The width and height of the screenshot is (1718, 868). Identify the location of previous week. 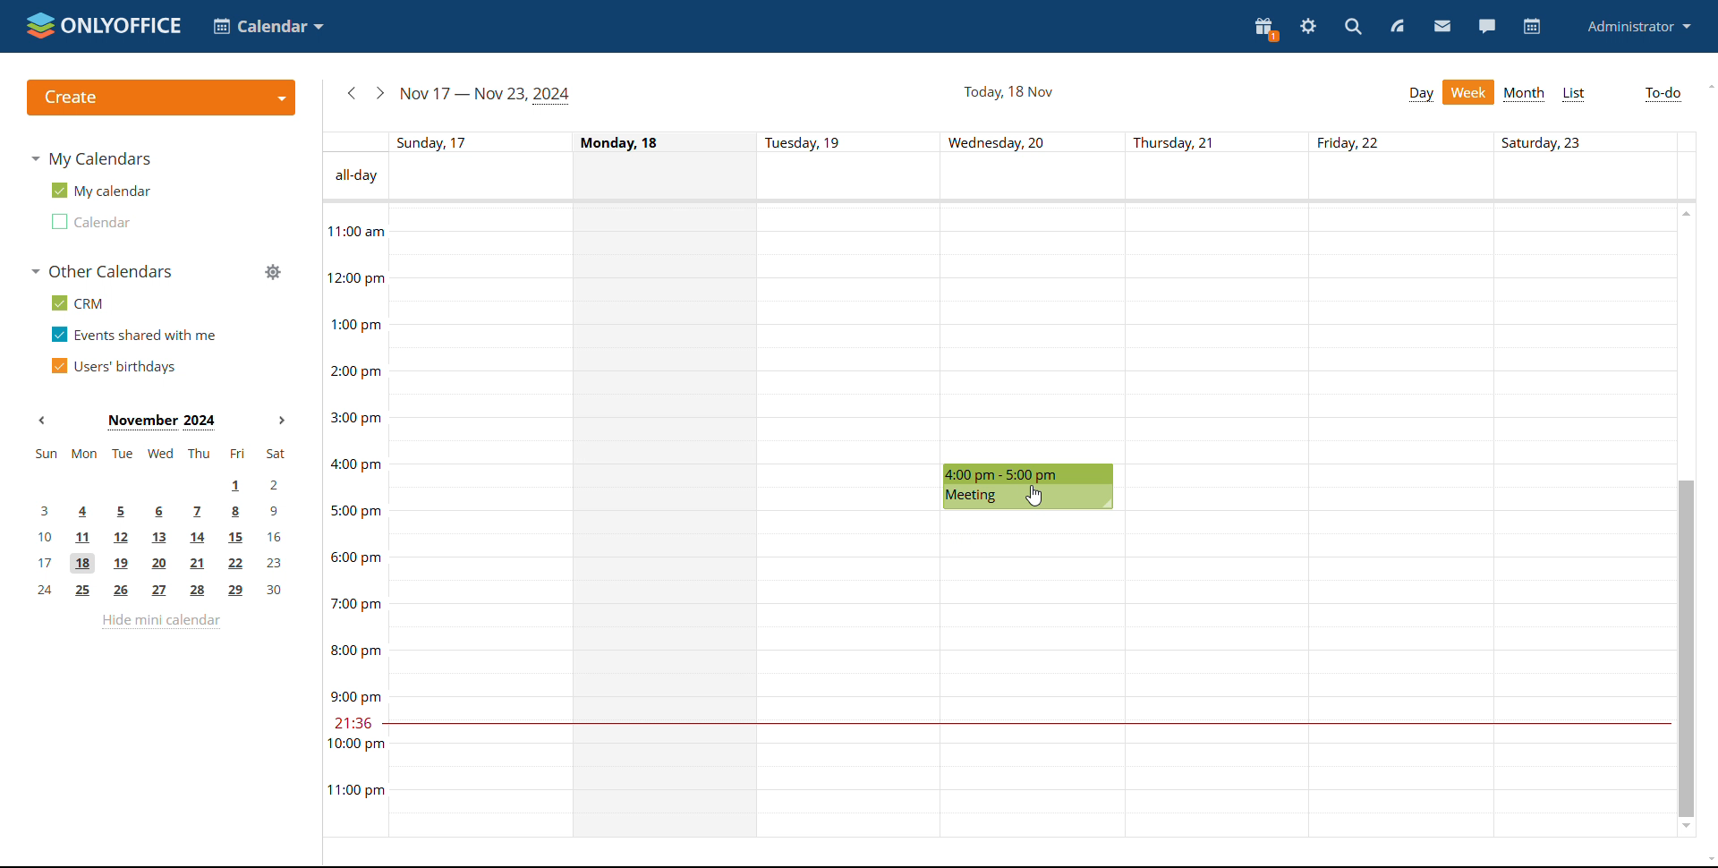
(353, 93).